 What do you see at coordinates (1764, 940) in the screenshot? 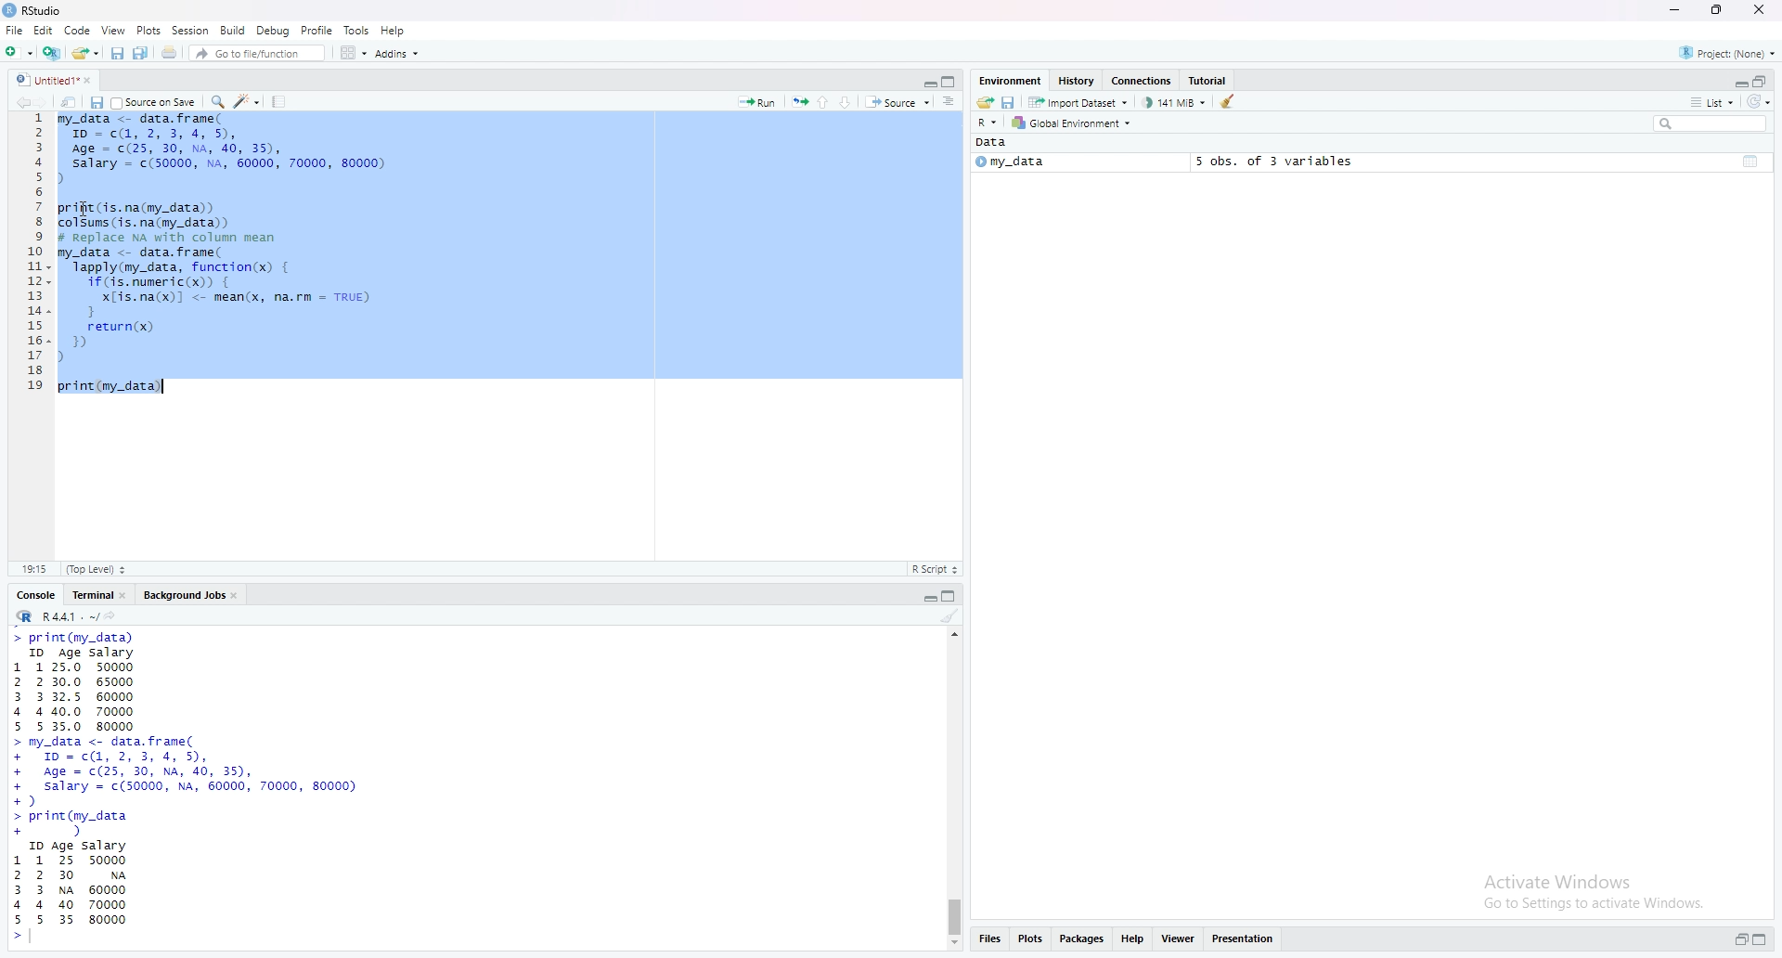
I see `collapse` at bounding box center [1764, 940].